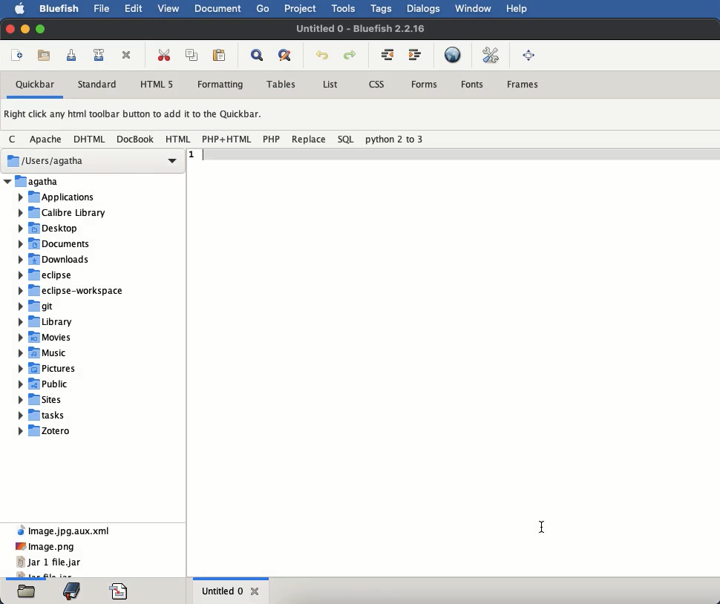 This screenshot has width=720, height=604. I want to click on right click any html toolbar, so click(134, 116).